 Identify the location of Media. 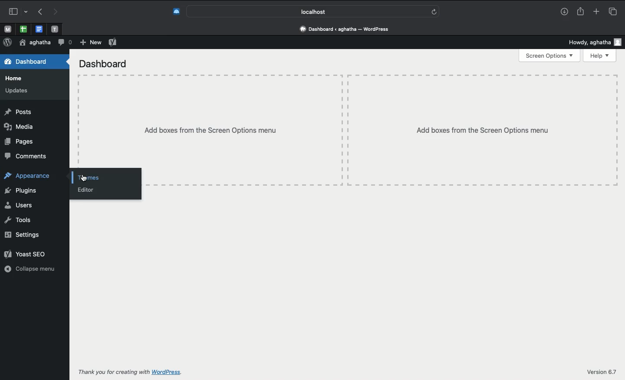
(17, 127).